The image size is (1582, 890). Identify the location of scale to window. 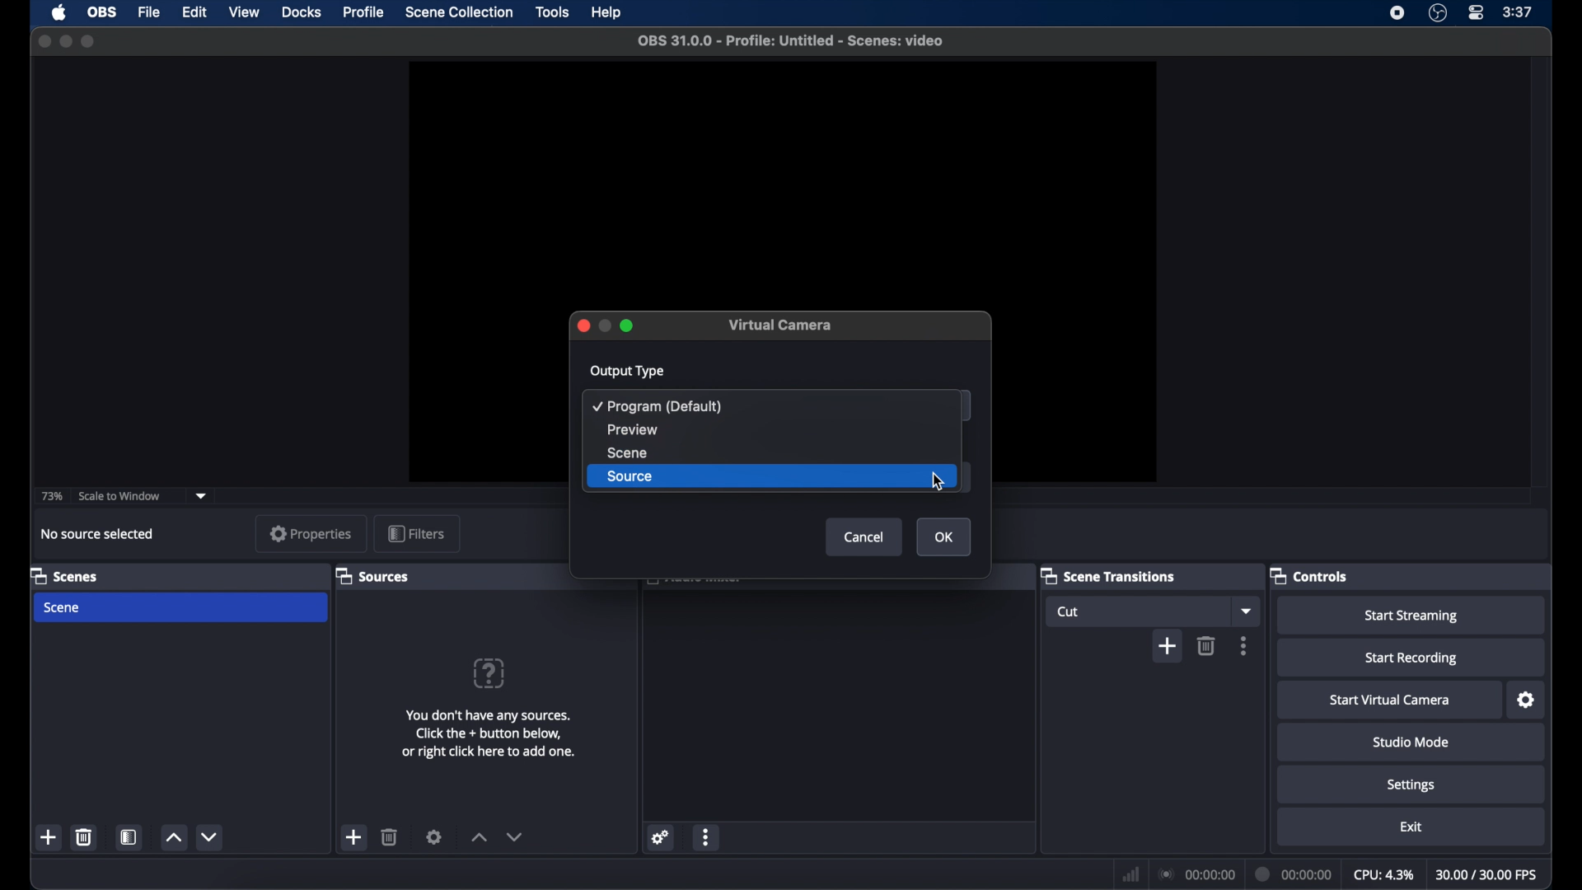
(120, 497).